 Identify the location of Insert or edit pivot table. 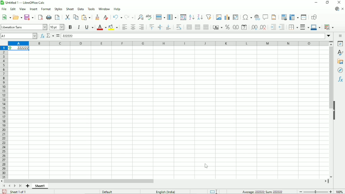
(235, 17).